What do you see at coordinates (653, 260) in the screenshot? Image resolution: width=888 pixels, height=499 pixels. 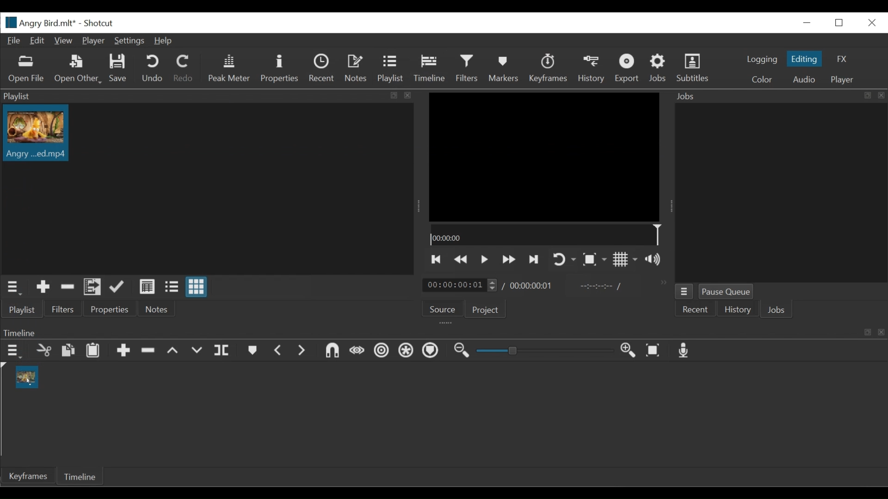 I see `Show volume control` at bounding box center [653, 260].